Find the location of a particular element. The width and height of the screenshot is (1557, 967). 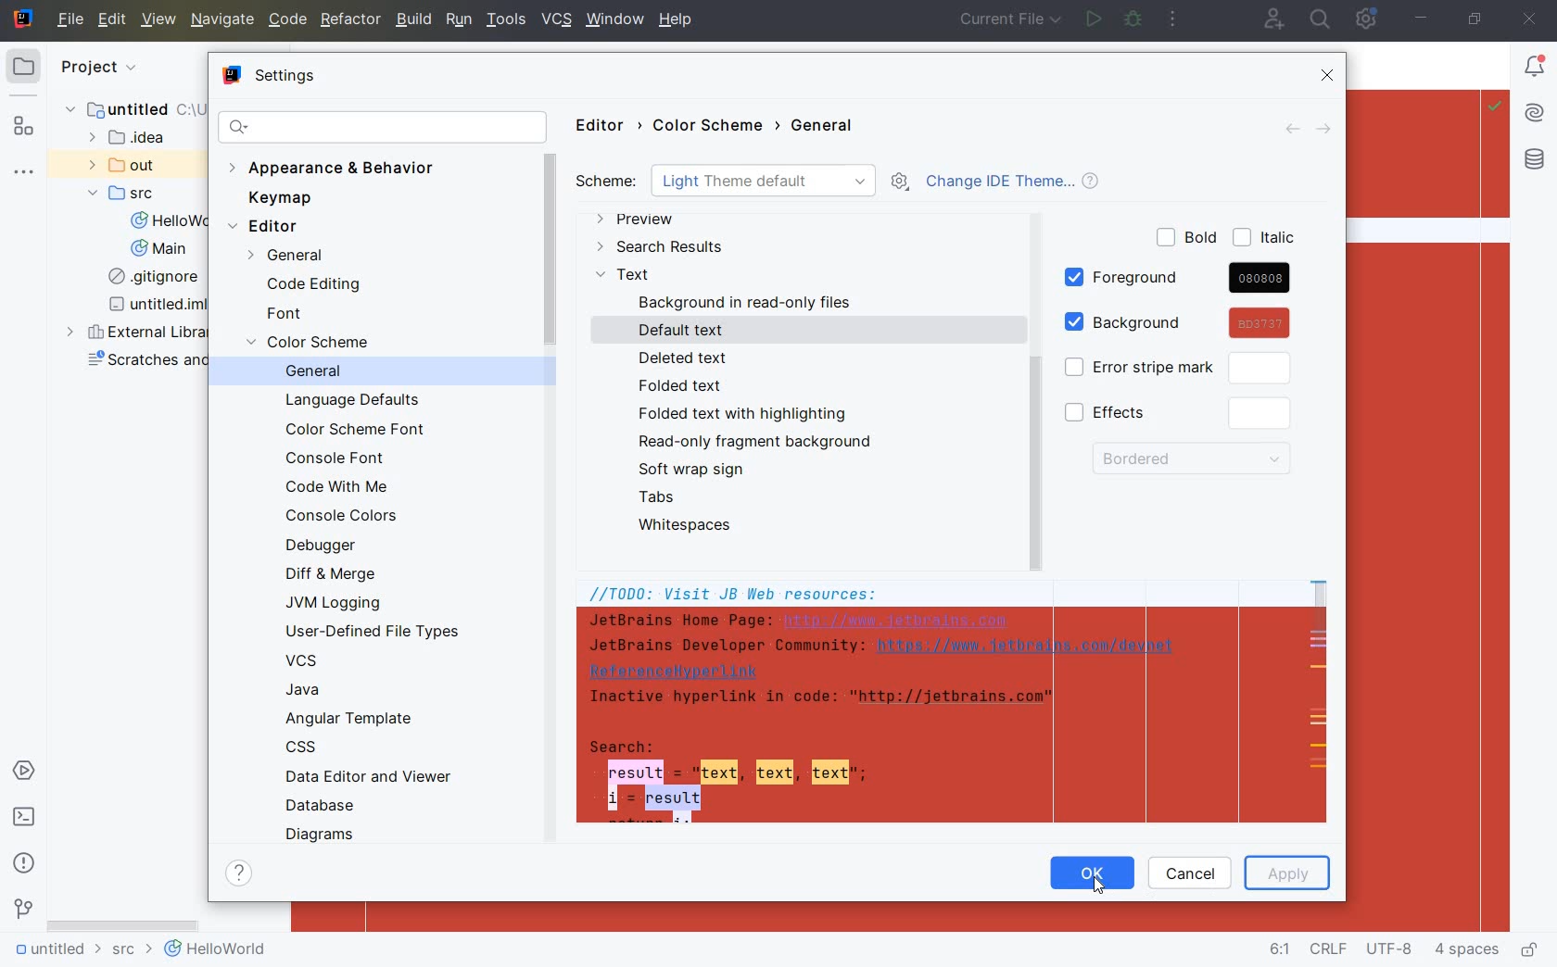

FONT is located at coordinates (290, 315).